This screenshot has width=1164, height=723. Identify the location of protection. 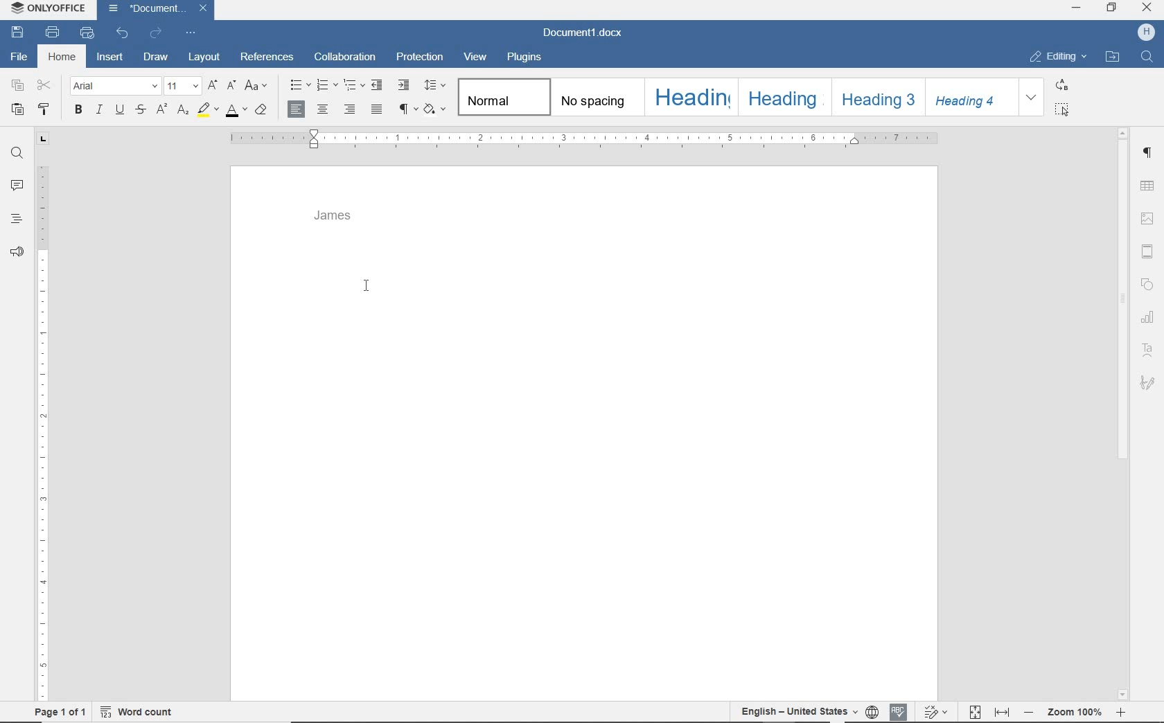
(420, 57).